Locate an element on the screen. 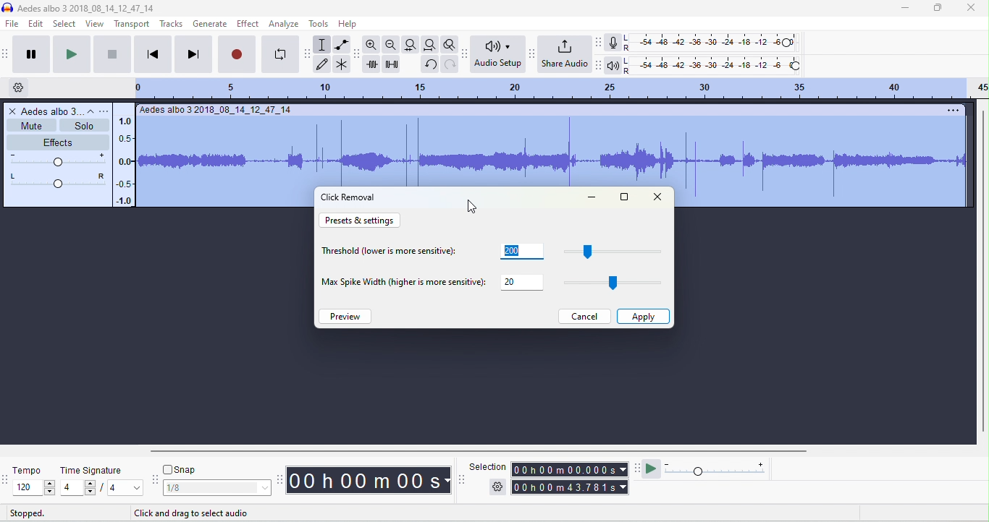 The width and height of the screenshot is (989, 522). minimize is located at coordinates (592, 197).